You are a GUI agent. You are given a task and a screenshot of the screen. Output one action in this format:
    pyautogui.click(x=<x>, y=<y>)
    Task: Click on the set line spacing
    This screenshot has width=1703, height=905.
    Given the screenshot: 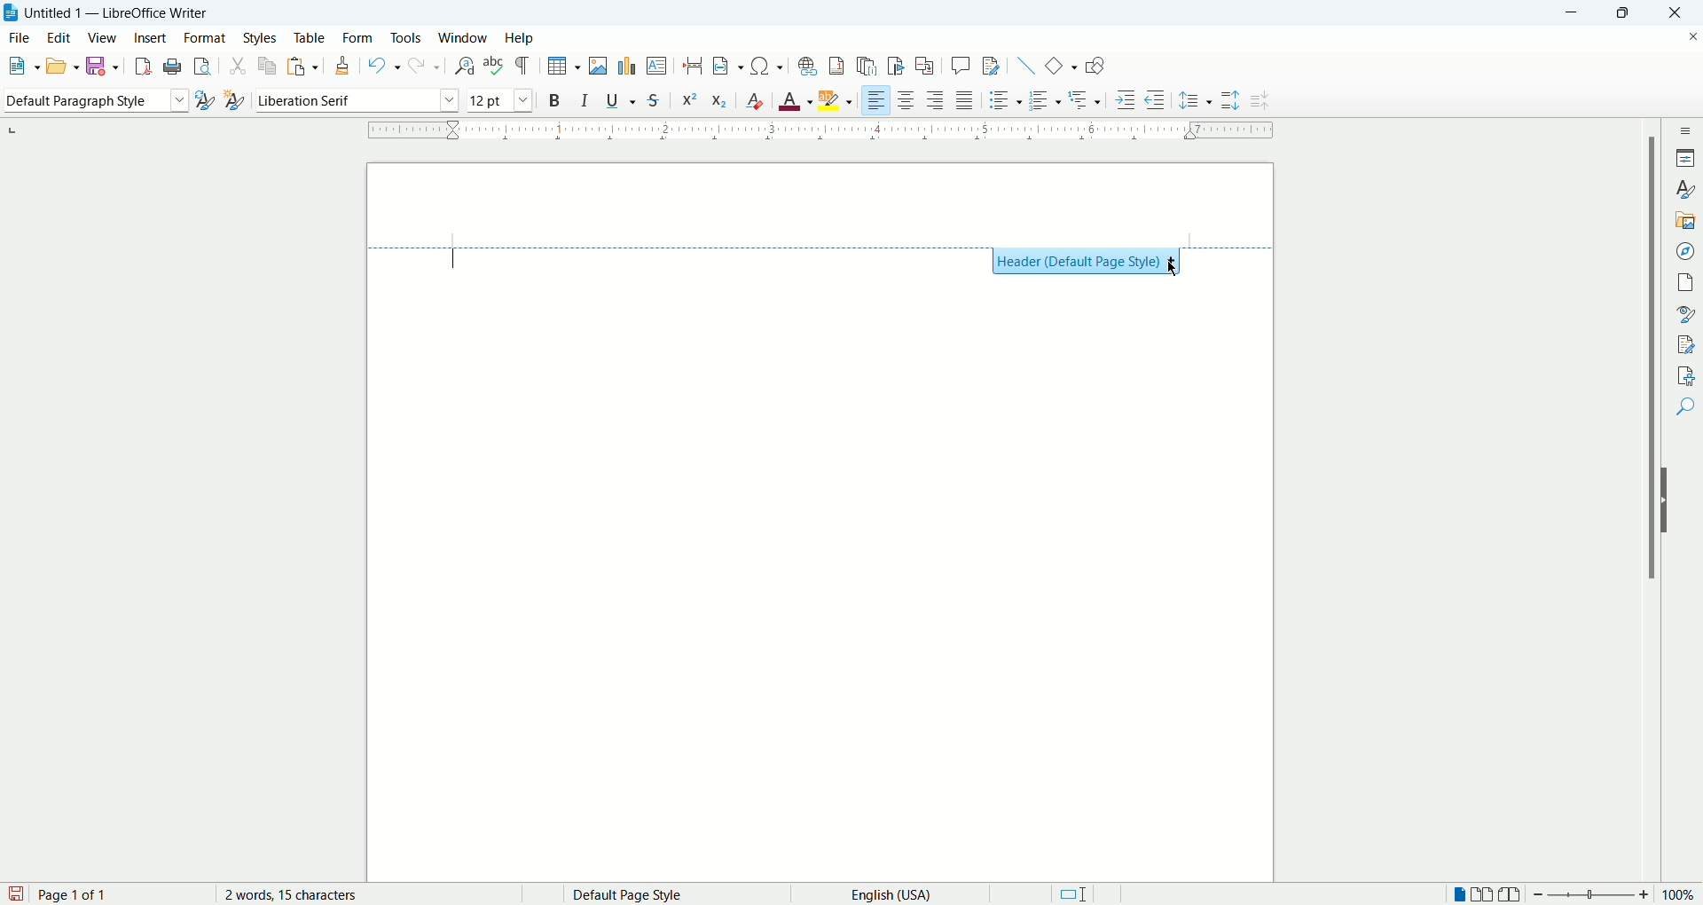 What is the action you would take?
    pyautogui.click(x=1195, y=99)
    